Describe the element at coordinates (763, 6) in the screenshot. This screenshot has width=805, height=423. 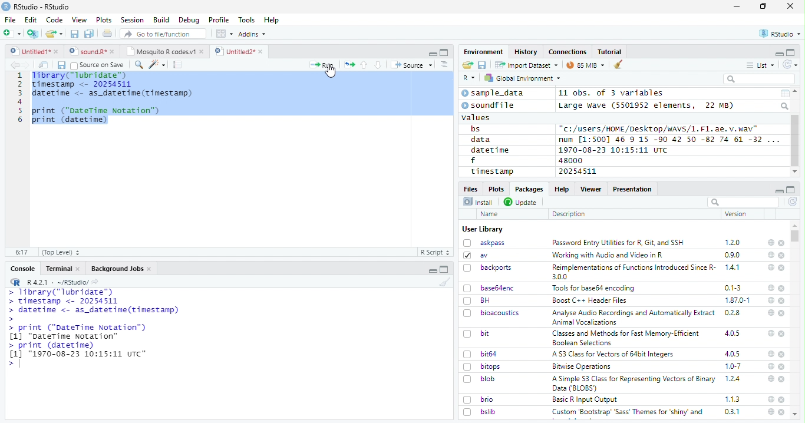
I see `maximize` at that location.